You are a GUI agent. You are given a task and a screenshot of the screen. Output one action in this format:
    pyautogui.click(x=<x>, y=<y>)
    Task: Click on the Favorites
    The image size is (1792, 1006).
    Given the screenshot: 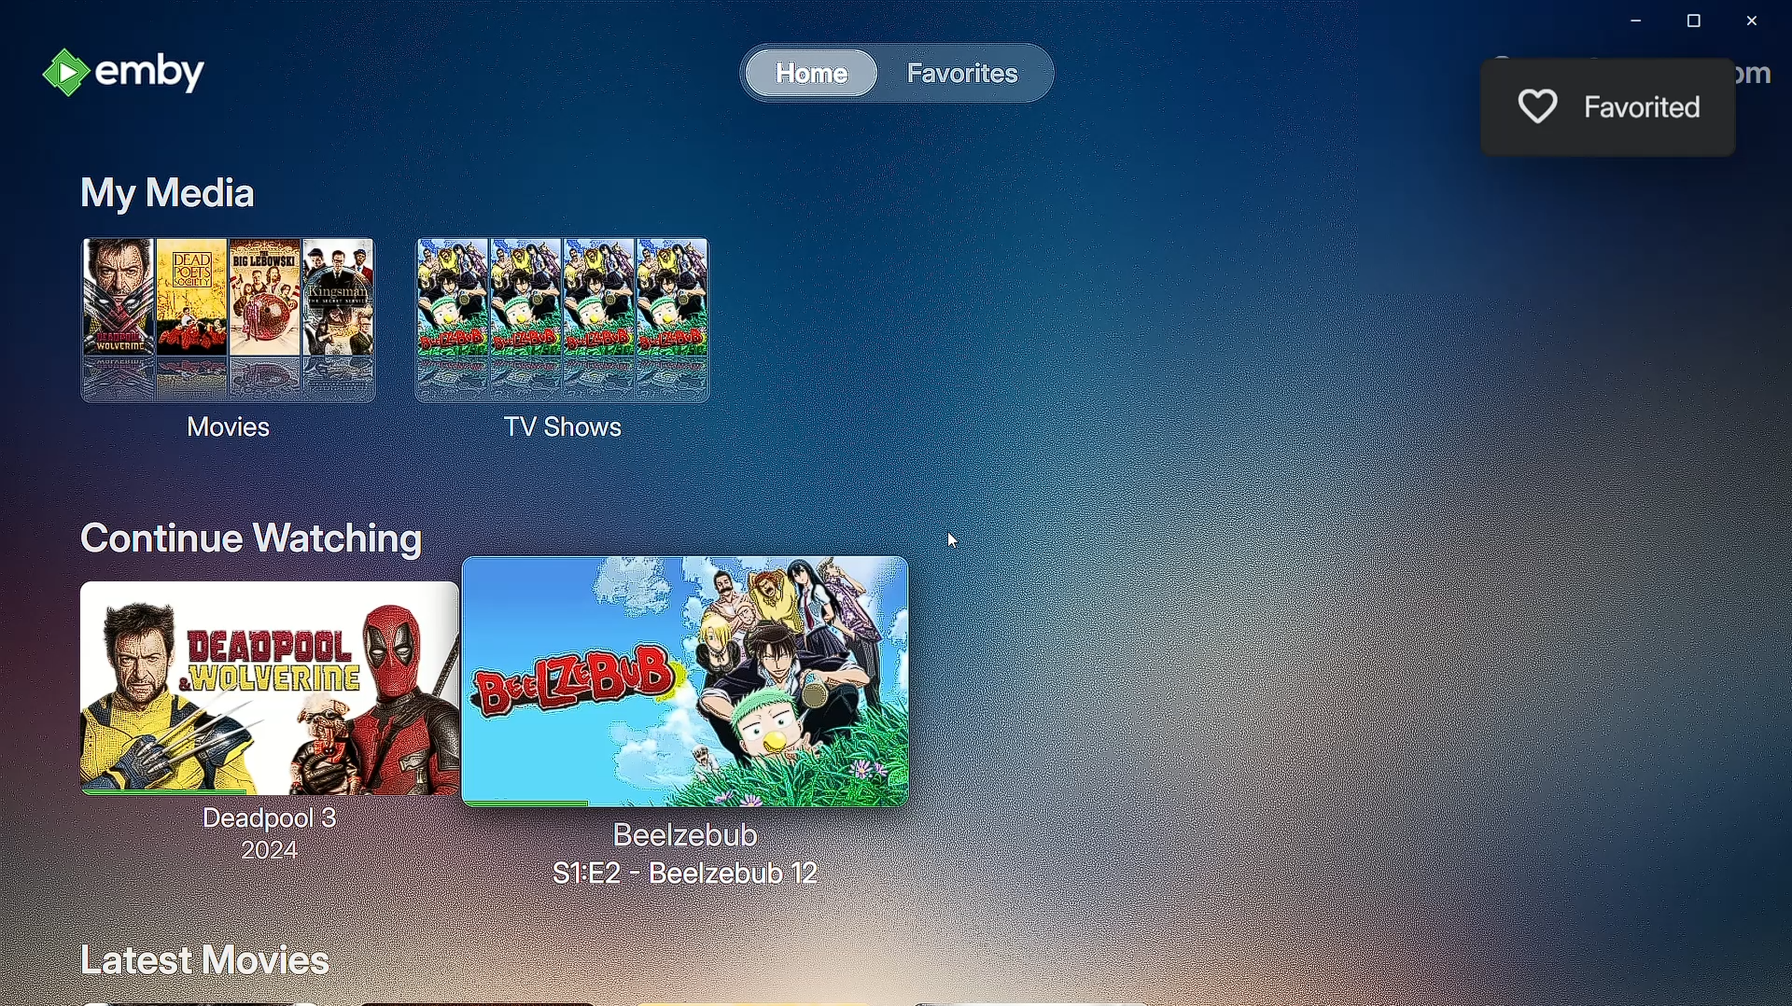 What is the action you would take?
    pyautogui.click(x=959, y=73)
    